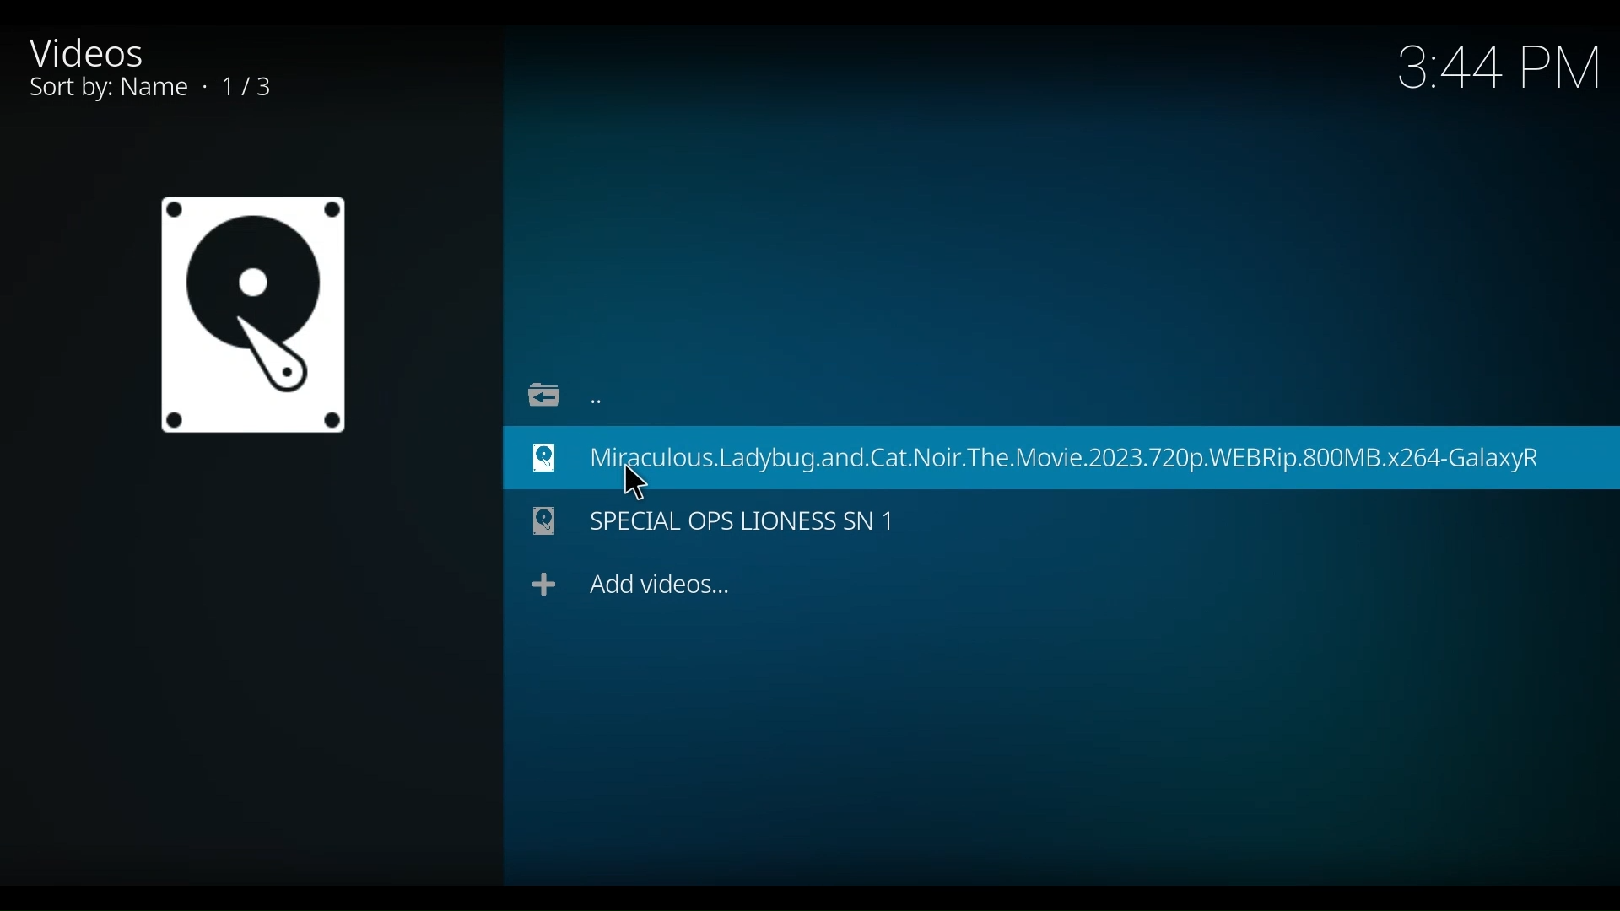 The width and height of the screenshot is (1620, 911). I want to click on Add Videos, so click(632, 584).